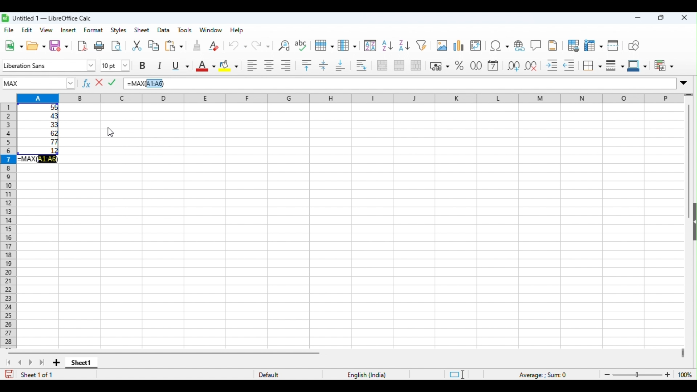  What do you see at coordinates (287, 66) in the screenshot?
I see `align right` at bounding box center [287, 66].